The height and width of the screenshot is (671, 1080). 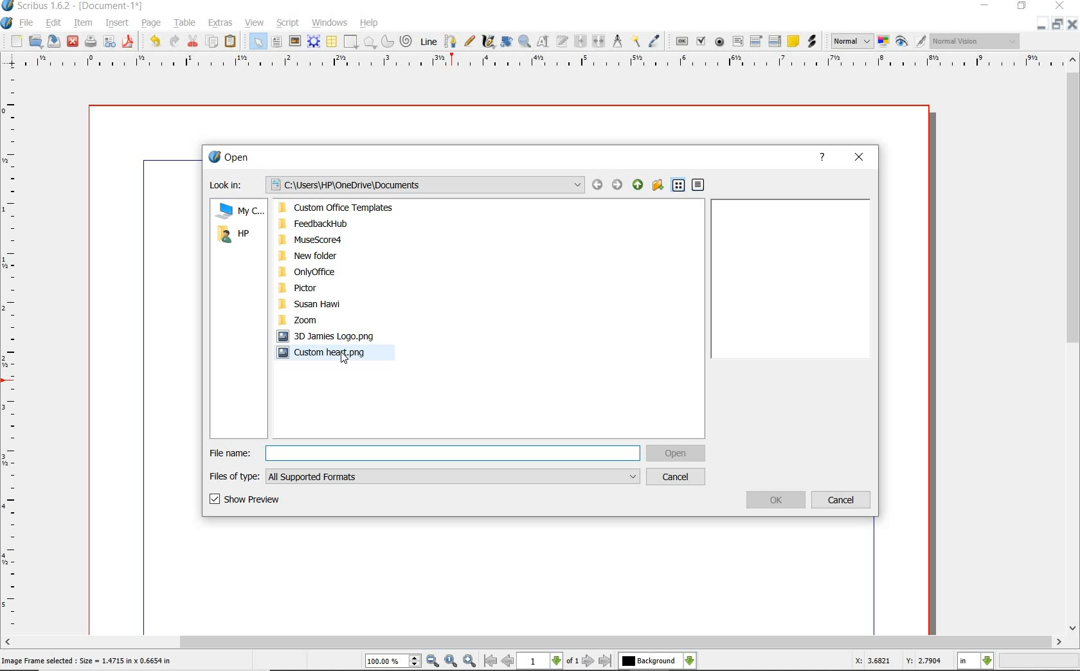 What do you see at coordinates (260, 44) in the screenshot?
I see `select` at bounding box center [260, 44].